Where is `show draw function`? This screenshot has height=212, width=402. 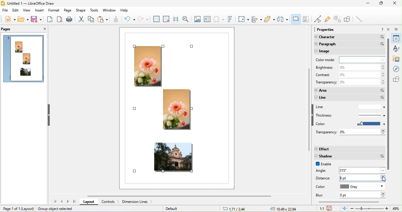 show draw function is located at coordinates (348, 19).